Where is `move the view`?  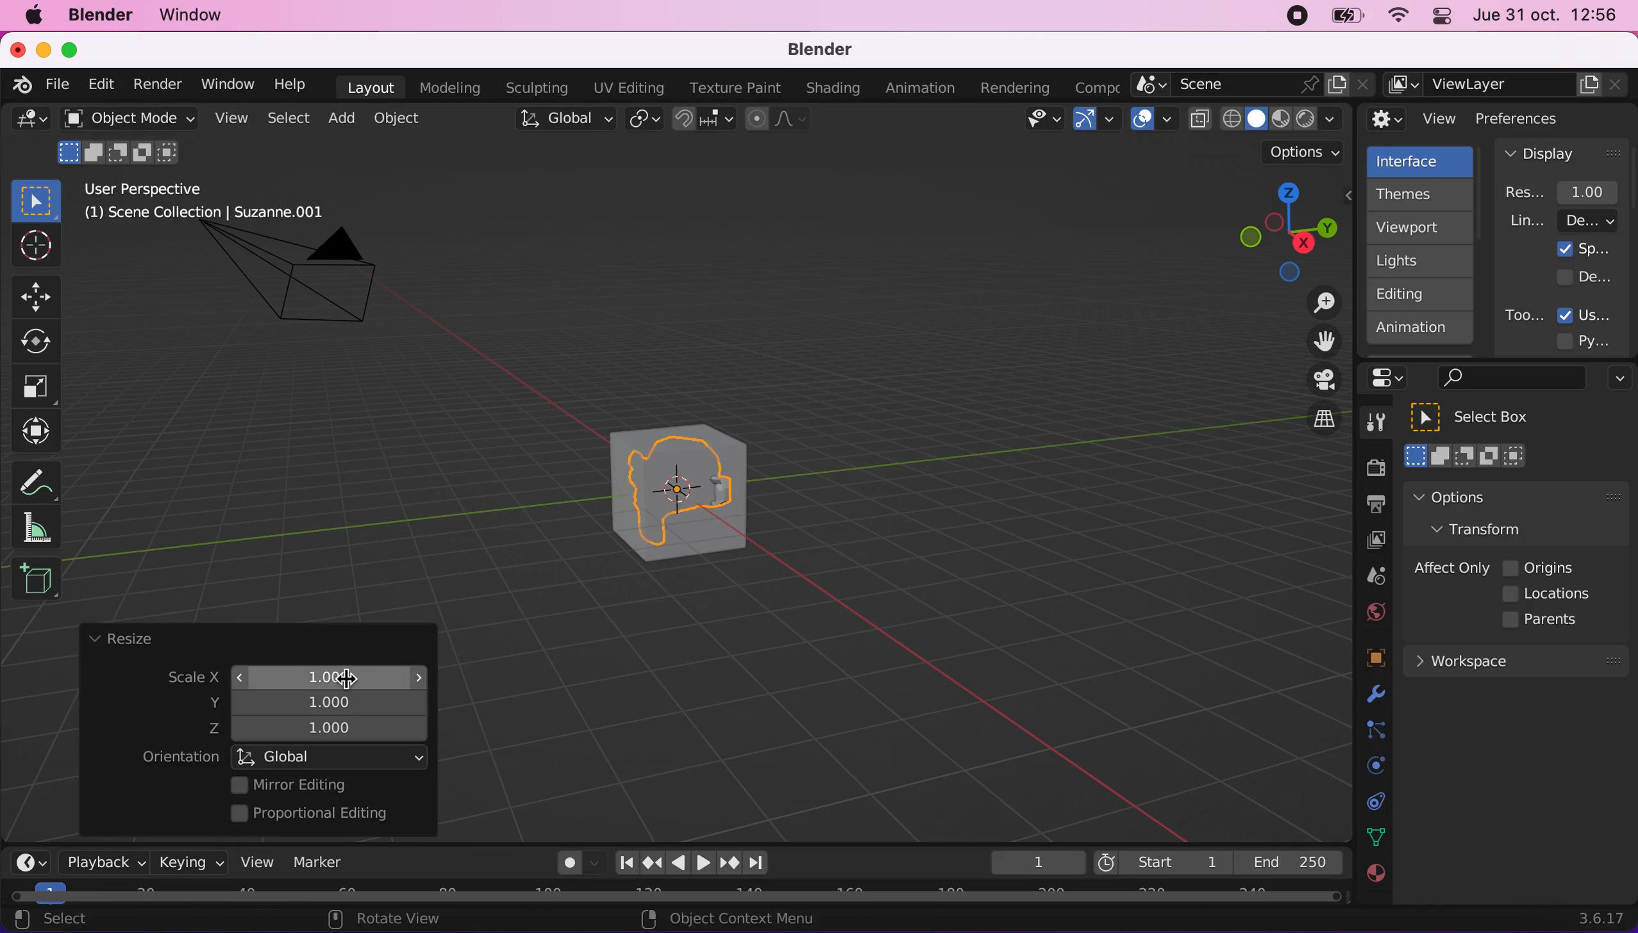
move the view is located at coordinates (1314, 342).